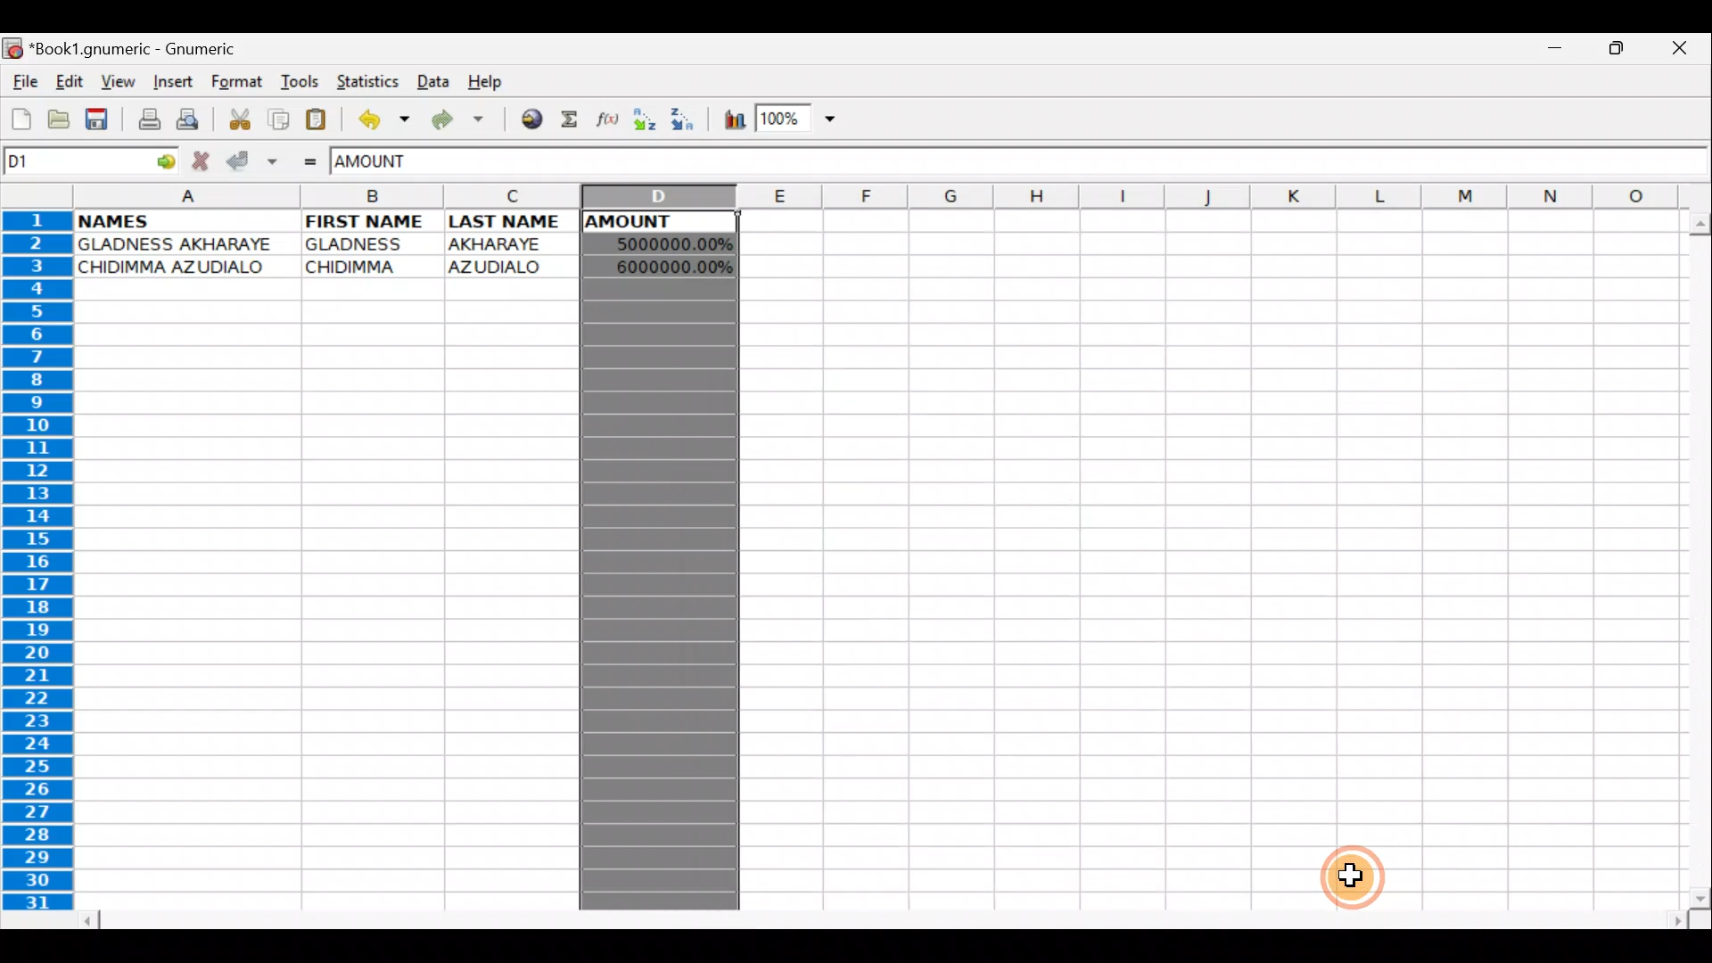  I want to click on Maximize, so click(1617, 53).